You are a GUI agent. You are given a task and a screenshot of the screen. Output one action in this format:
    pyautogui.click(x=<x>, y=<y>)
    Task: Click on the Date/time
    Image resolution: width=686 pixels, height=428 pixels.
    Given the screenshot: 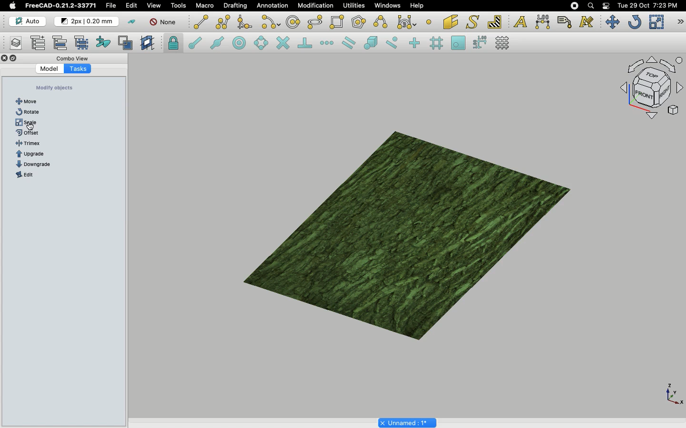 What is the action you would take?
    pyautogui.click(x=648, y=6)
    